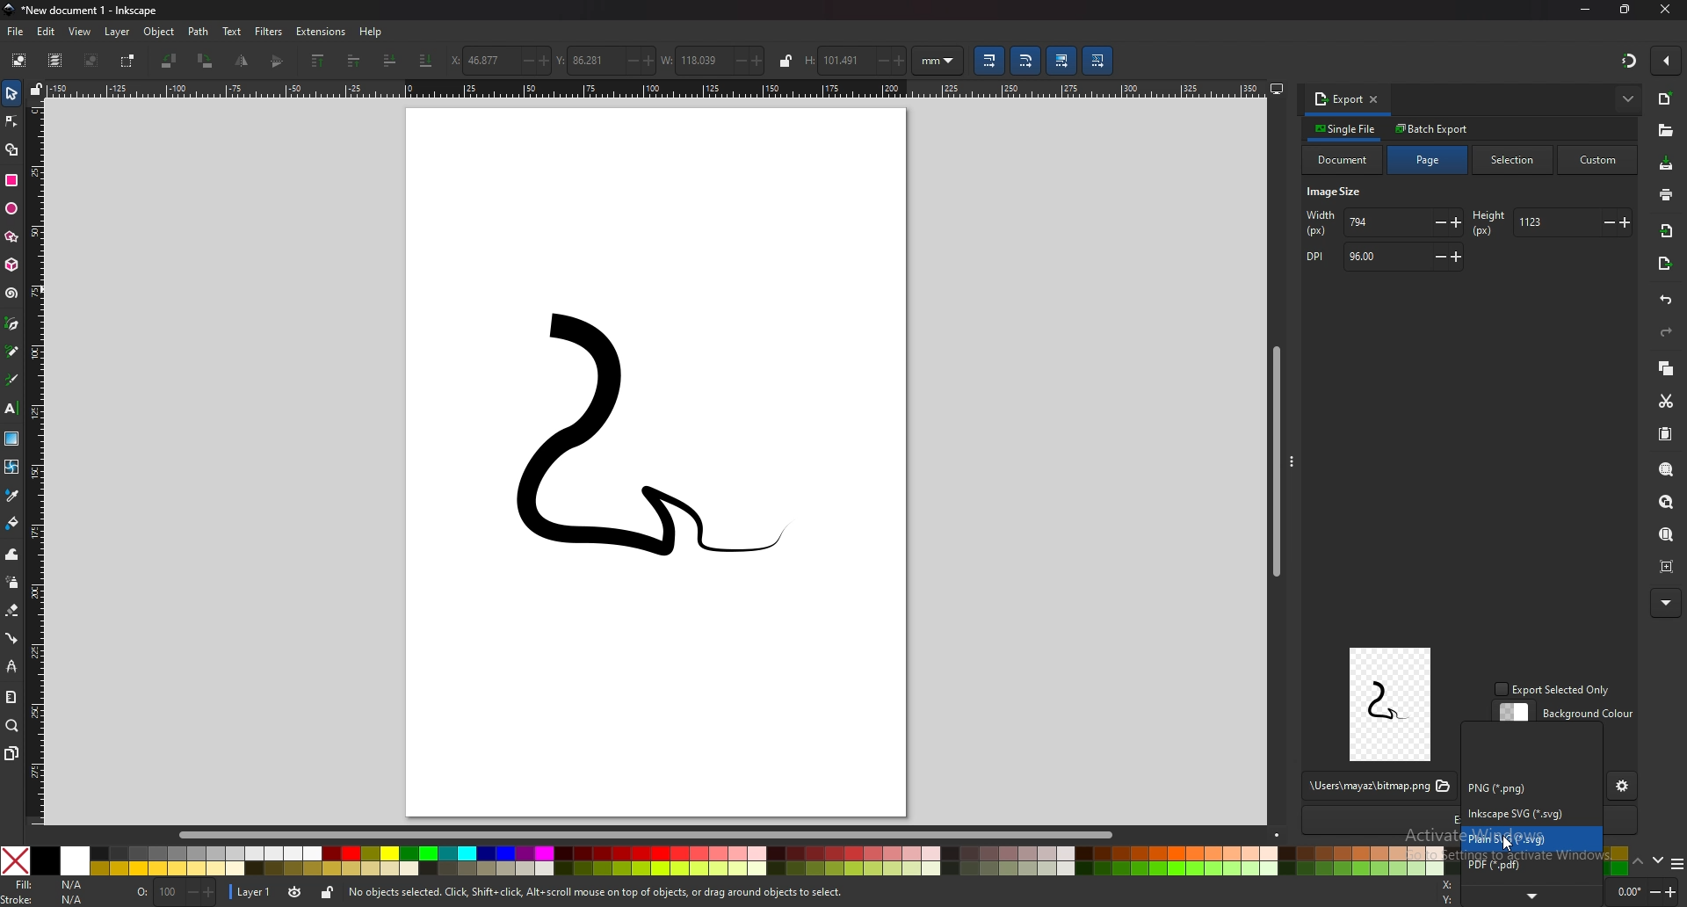  Describe the element at coordinates (1343, 160) in the screenshot. I see `document` at that location.